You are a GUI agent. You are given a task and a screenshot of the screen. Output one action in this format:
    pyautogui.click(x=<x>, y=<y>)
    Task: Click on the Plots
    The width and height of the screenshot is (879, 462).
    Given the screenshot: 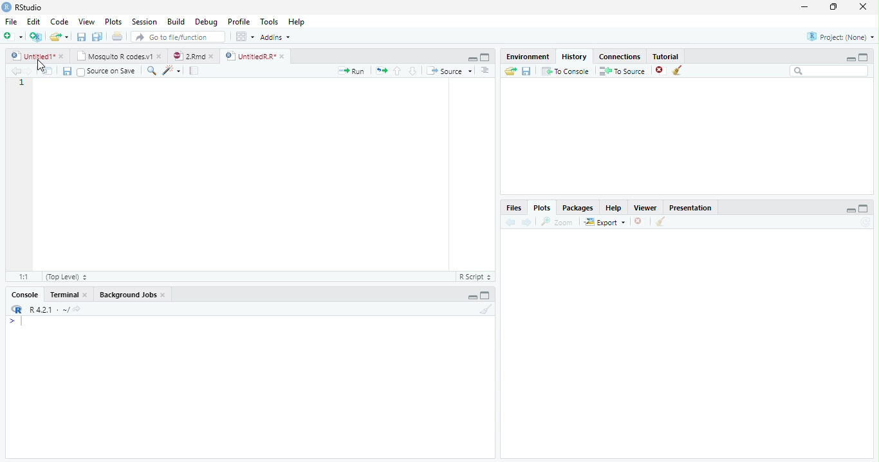 What is the action you would take?
    pyautogui.click(x=542, y=208)
    